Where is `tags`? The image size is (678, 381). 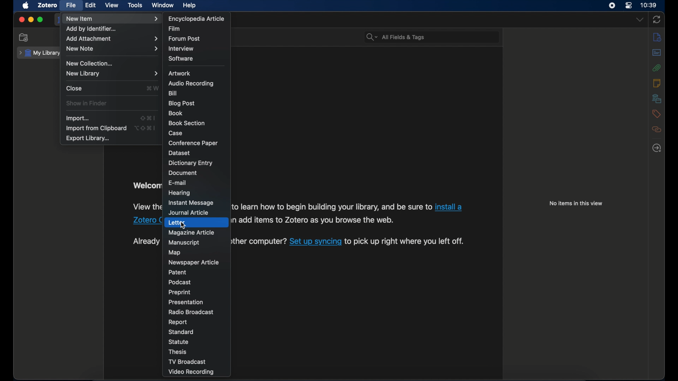 tags is located at coordinates (655, 114).